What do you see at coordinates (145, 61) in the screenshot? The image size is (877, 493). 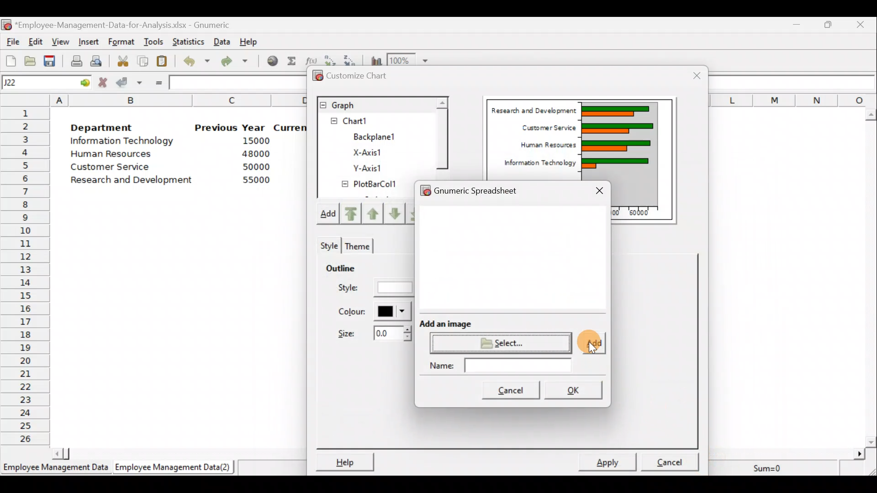 I see `Copy the selection` at bounding box center [145, 61].